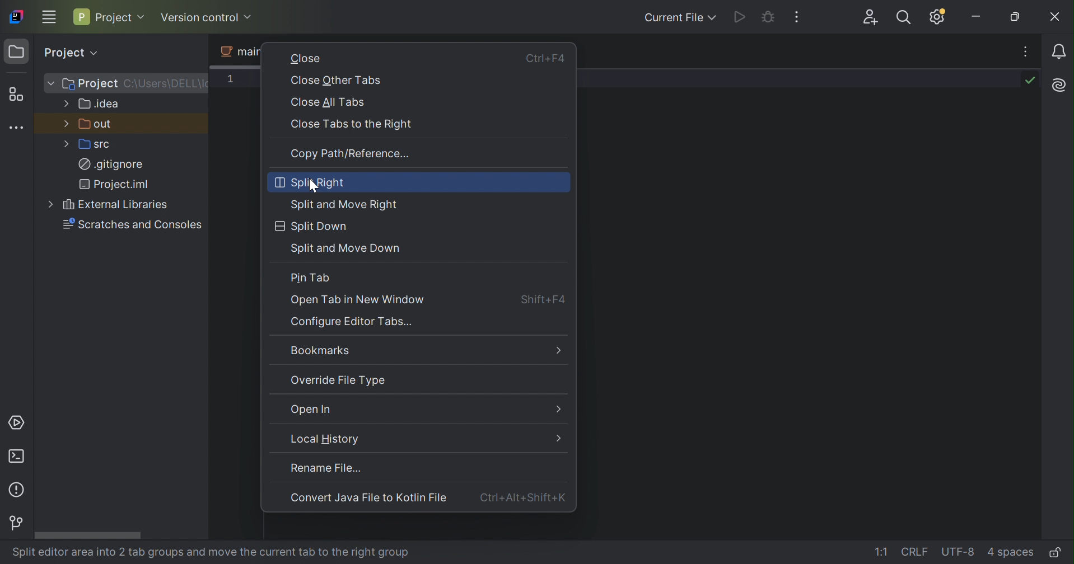 This screenshot has height=564, width=1074. I want to click on Close, so click(308, 58).